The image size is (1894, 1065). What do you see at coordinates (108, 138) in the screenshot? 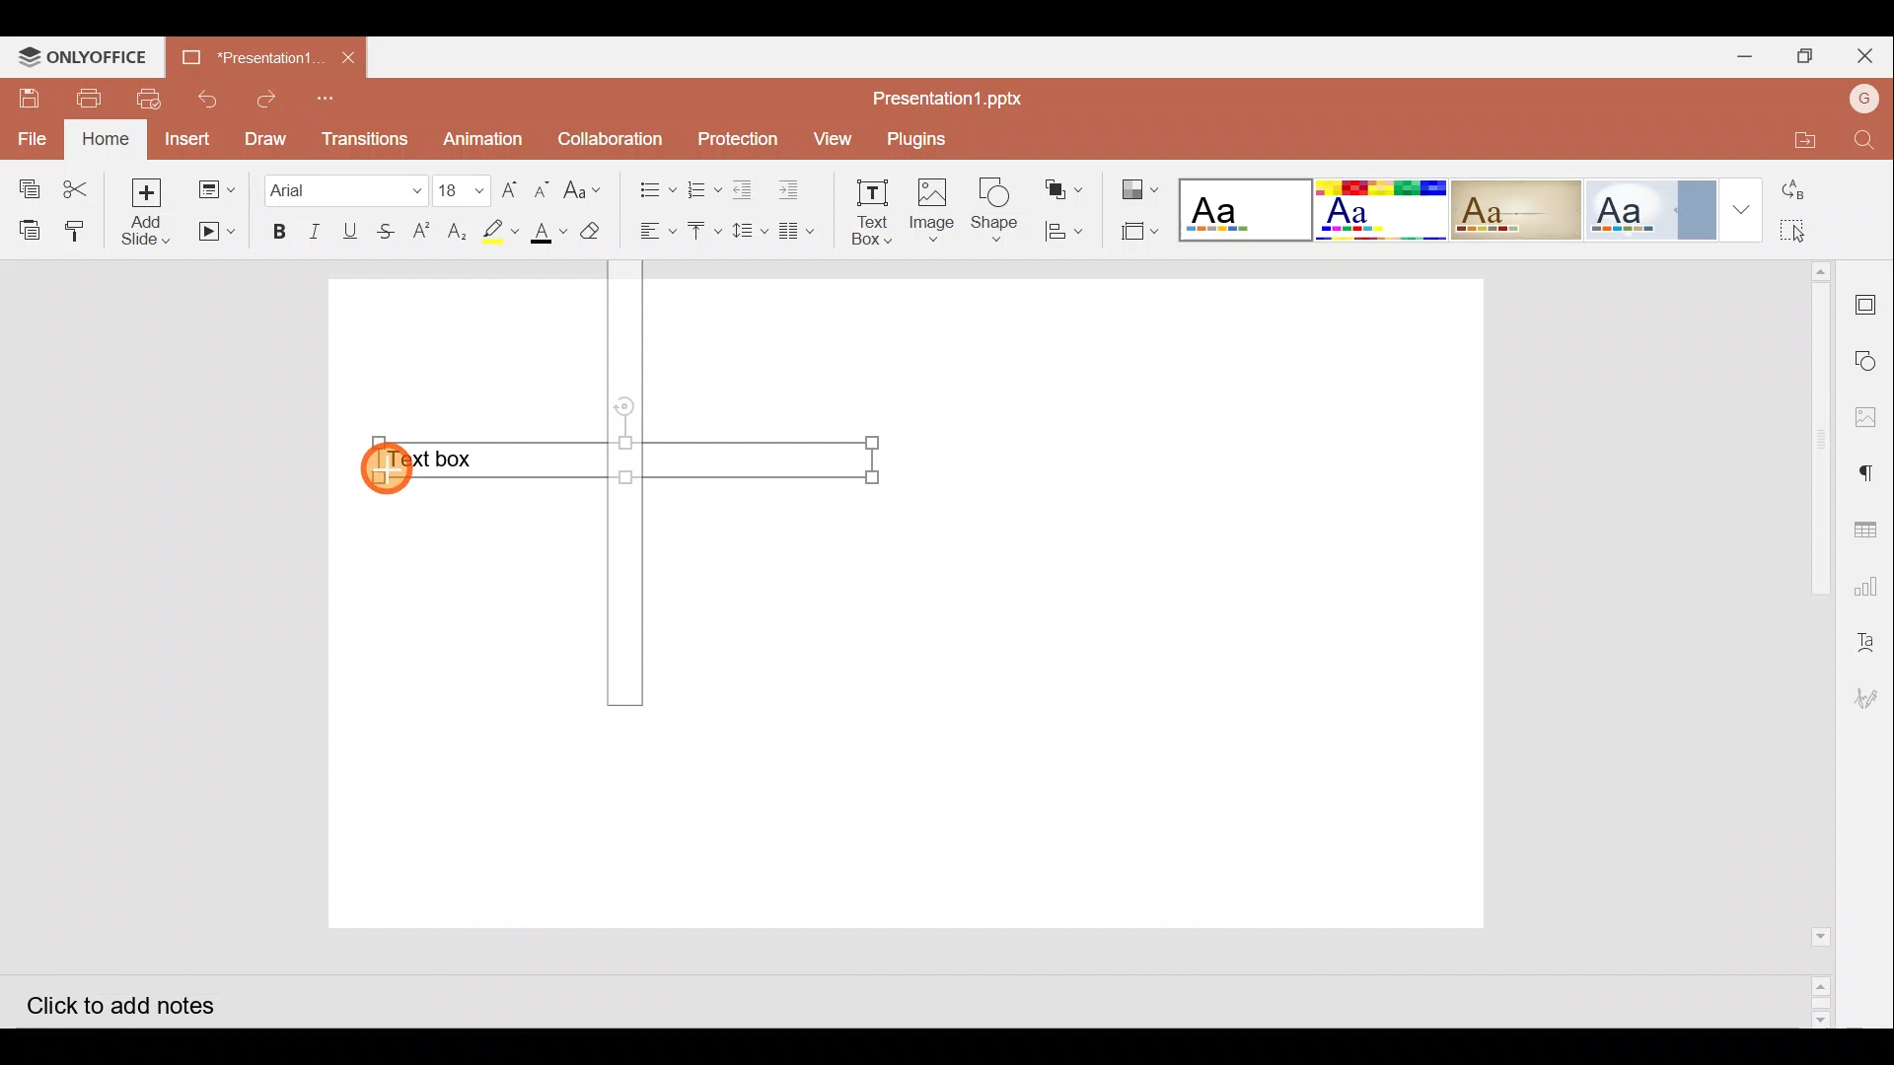
I see `Home` at bounding box center [108, 138].